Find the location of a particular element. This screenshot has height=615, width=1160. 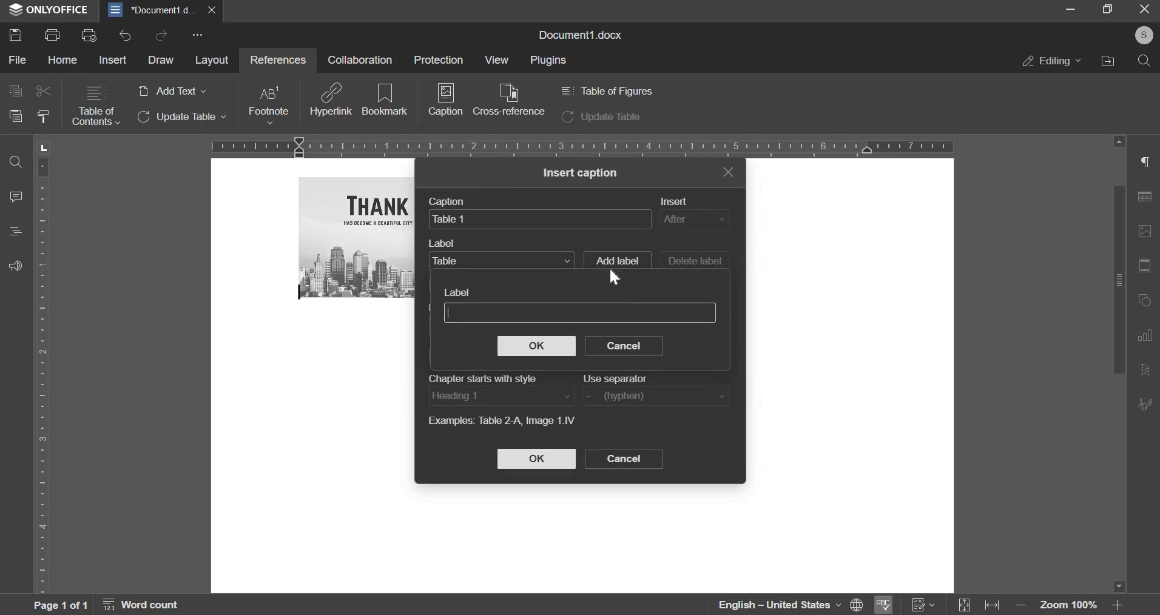

insert is located at coordinates (114, 59).